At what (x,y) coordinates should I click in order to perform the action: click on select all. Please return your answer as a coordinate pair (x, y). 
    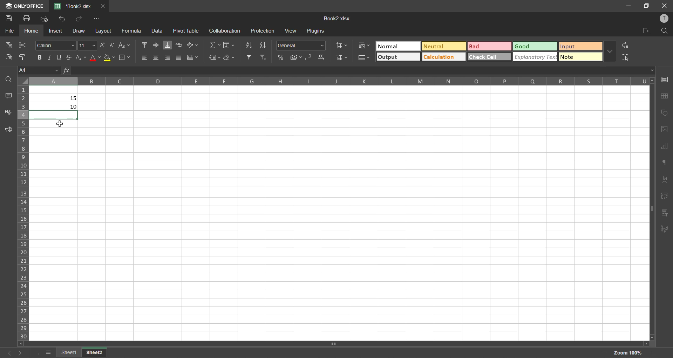
    Looking at the image, I should click on (626, 57).